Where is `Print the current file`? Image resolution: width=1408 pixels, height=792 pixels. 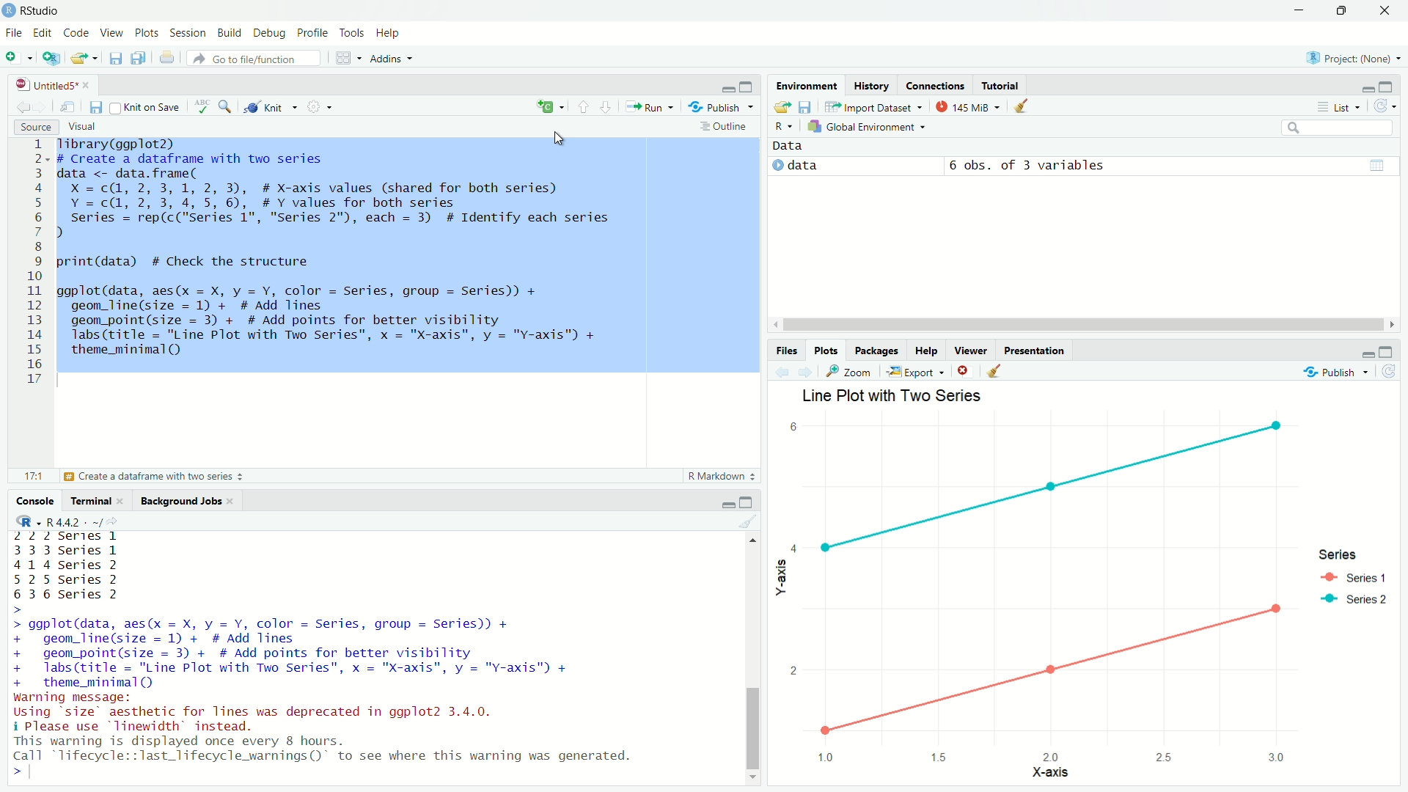 Print the current file is located at coordinates (167, 58).